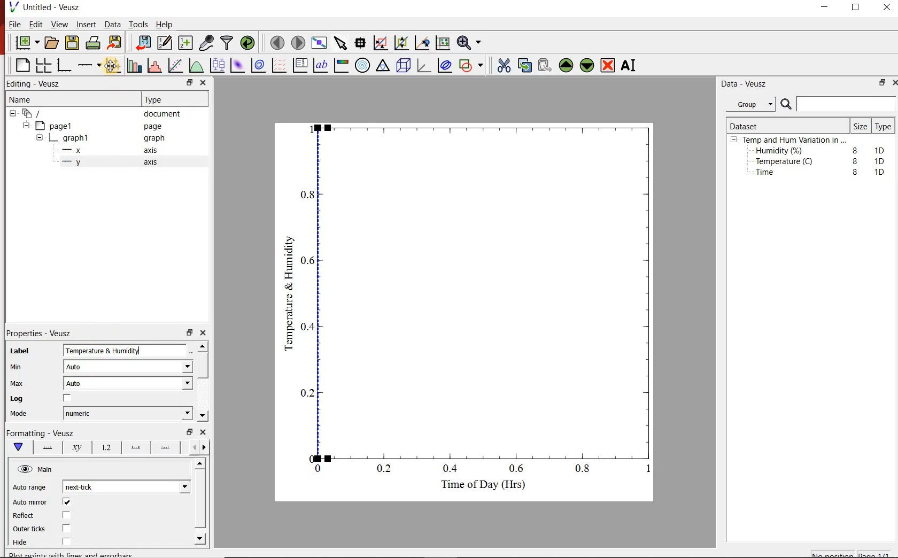 This screenshot has height=558, width=898. I want to click on tick labels, so click(106, 447).